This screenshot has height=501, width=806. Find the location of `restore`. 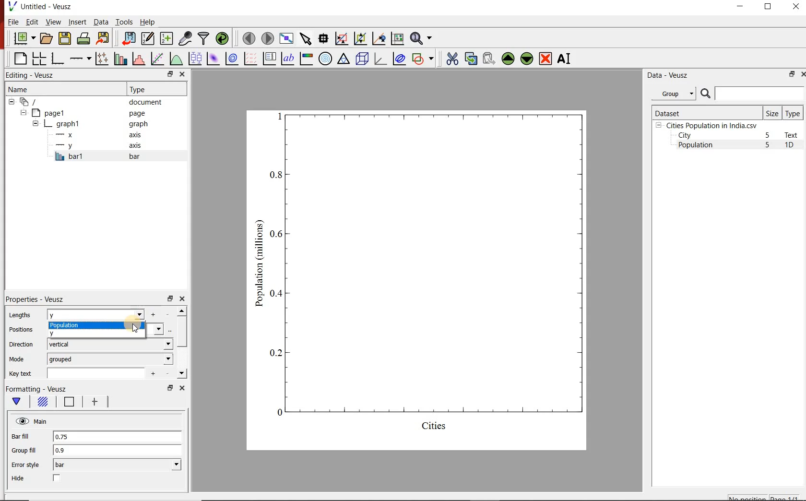

restore is located at coordinates (169, 298).